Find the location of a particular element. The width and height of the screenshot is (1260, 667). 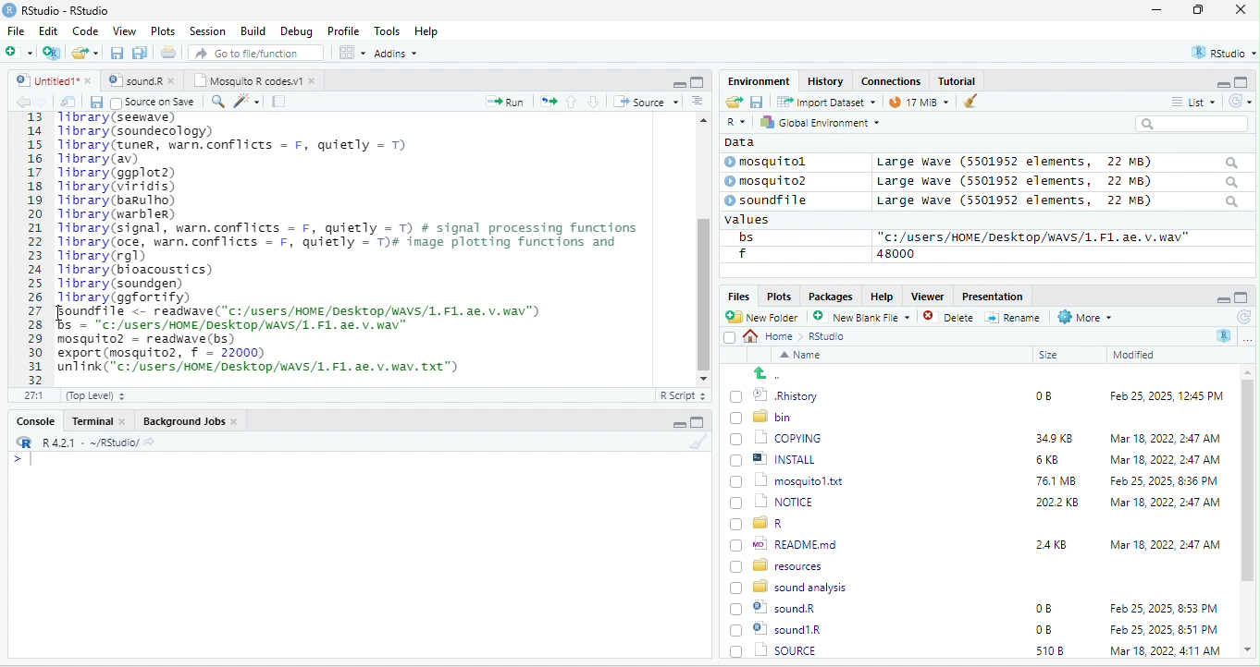

brush is located at coordinates (966, 103).